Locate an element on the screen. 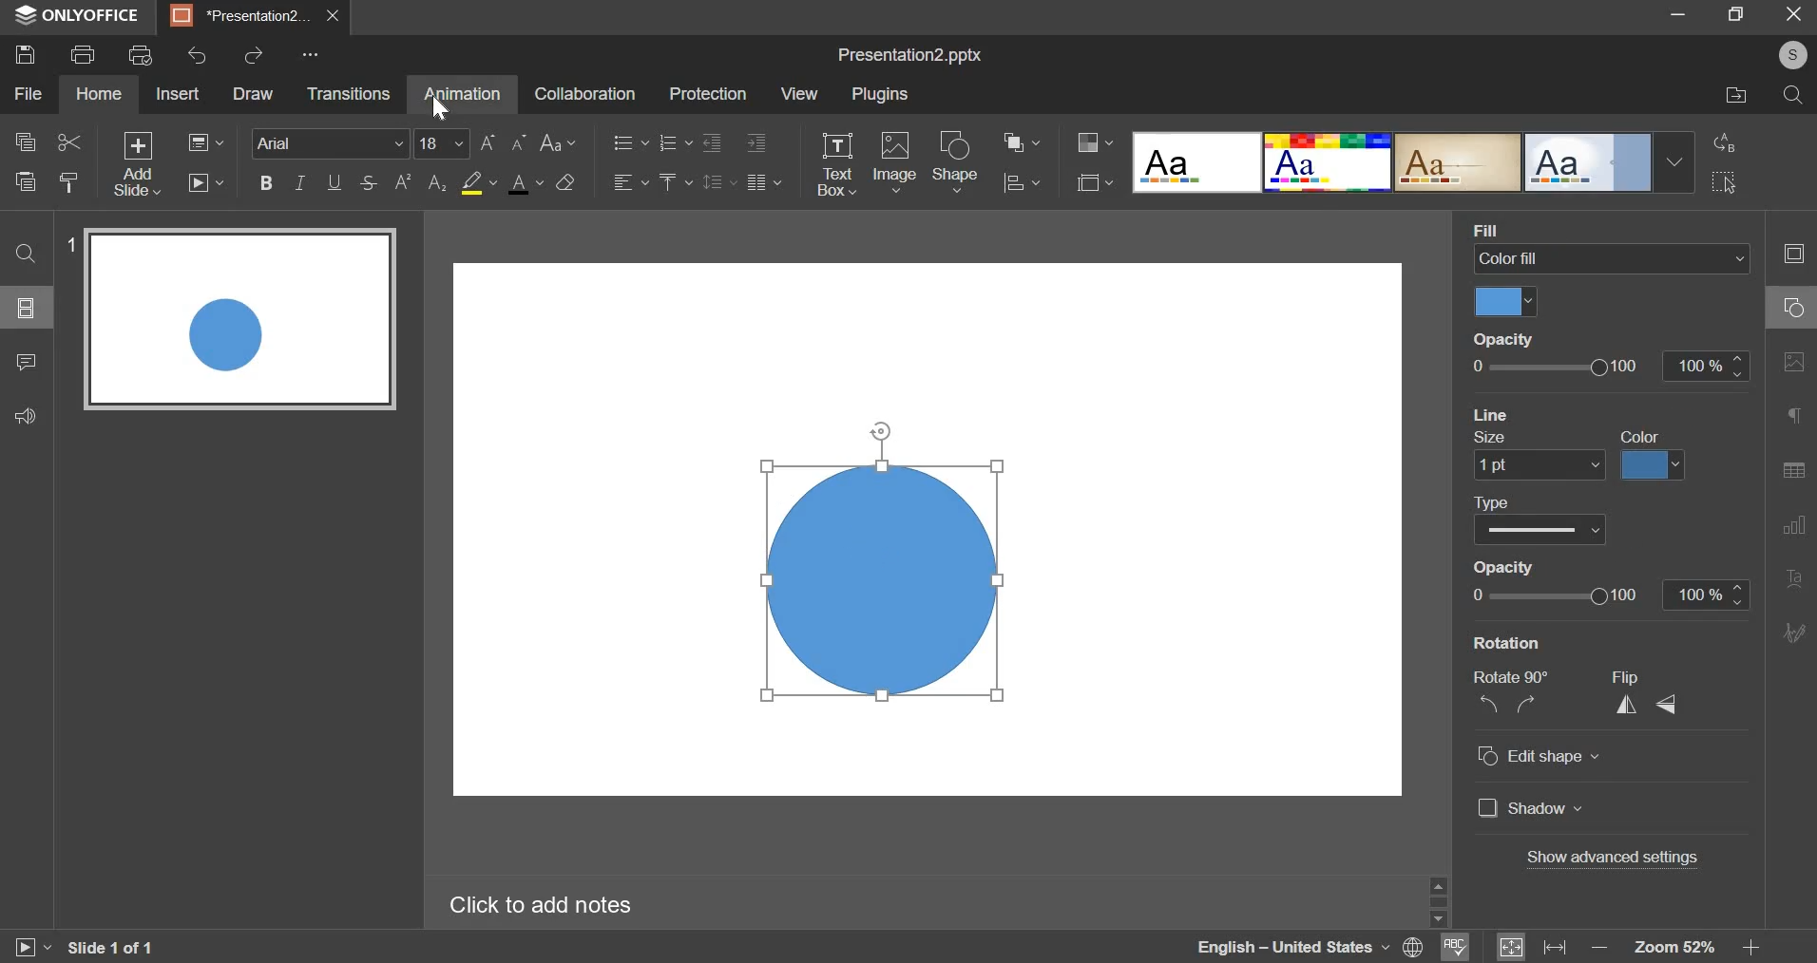 This screenshot has height=963, width=1817. zoom is located at coordinates (1673, 948).